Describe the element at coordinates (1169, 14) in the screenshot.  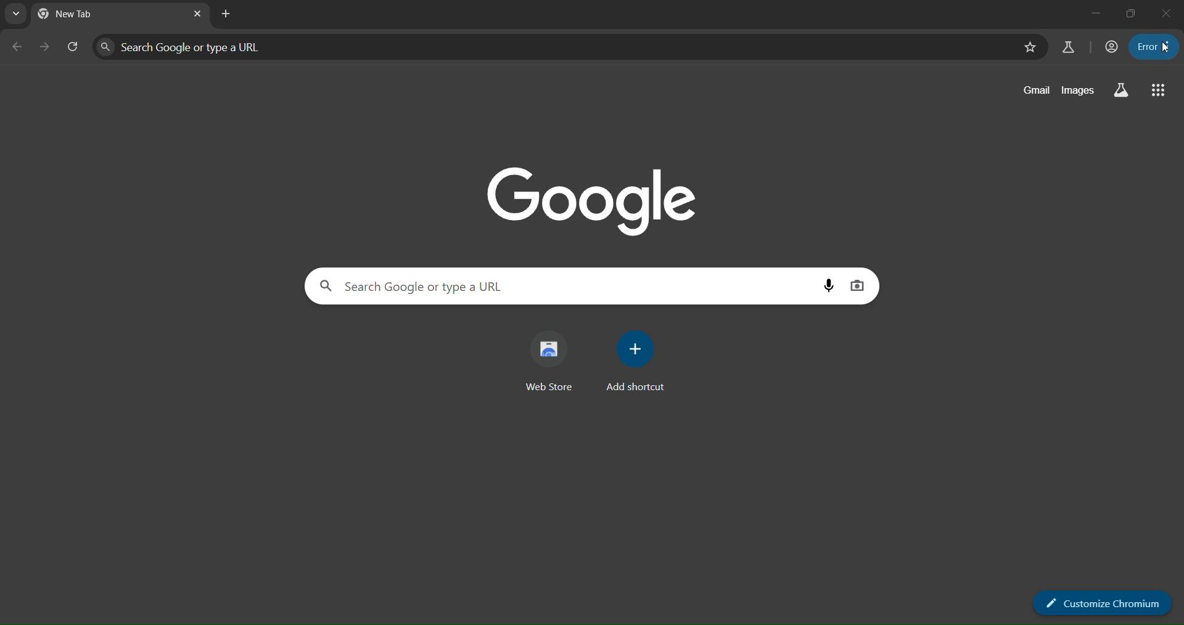
I see `close` at that location.